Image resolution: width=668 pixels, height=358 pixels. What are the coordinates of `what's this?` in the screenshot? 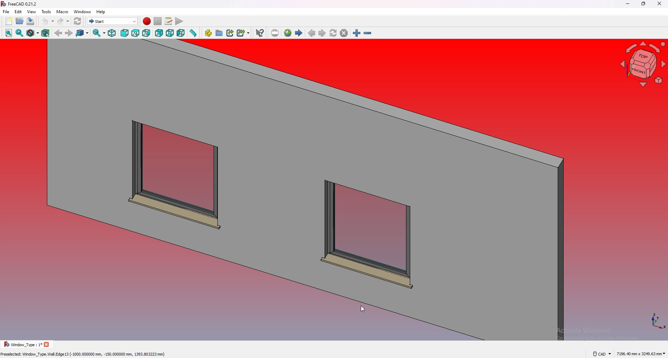 It's located at (260, 33).